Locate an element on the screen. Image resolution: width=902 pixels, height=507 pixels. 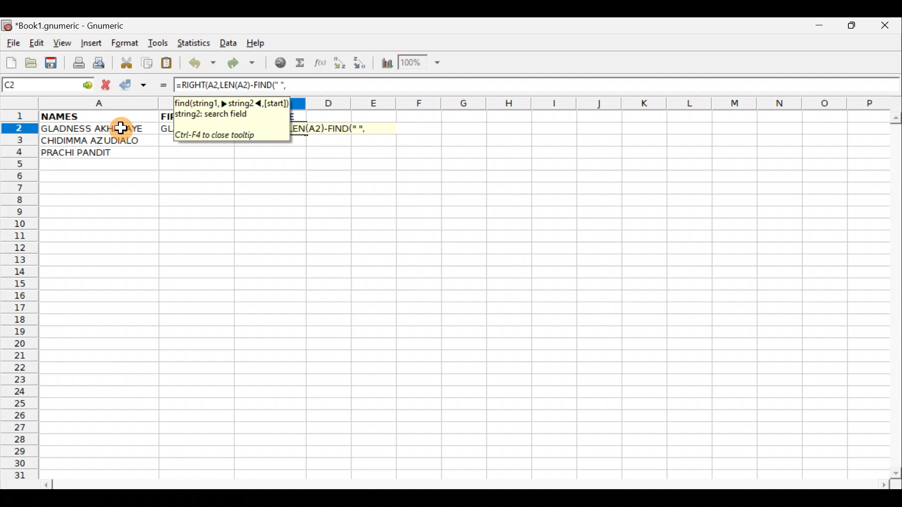
Copy selection is located at coordinates (148, 62).